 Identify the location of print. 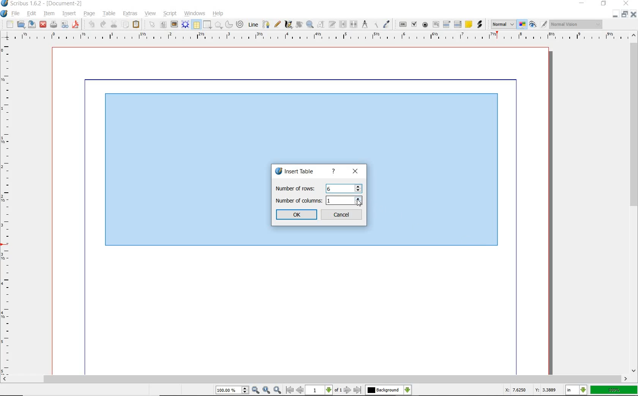
(53, 24).